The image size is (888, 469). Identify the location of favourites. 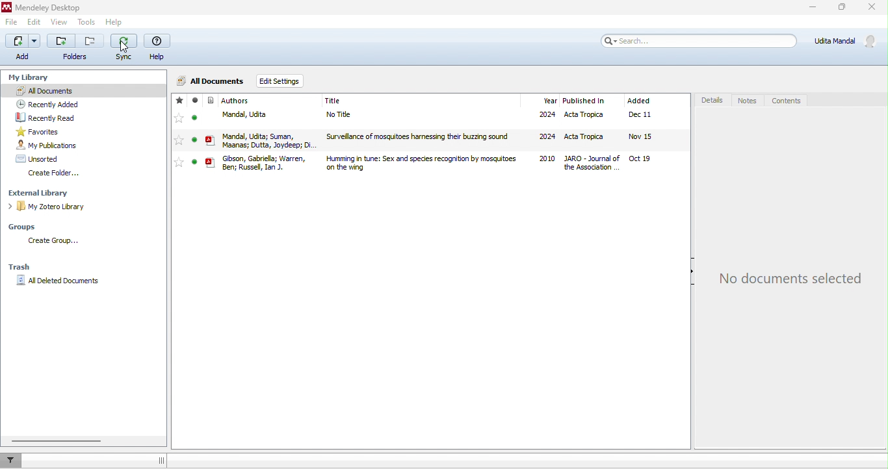
(62, 131).